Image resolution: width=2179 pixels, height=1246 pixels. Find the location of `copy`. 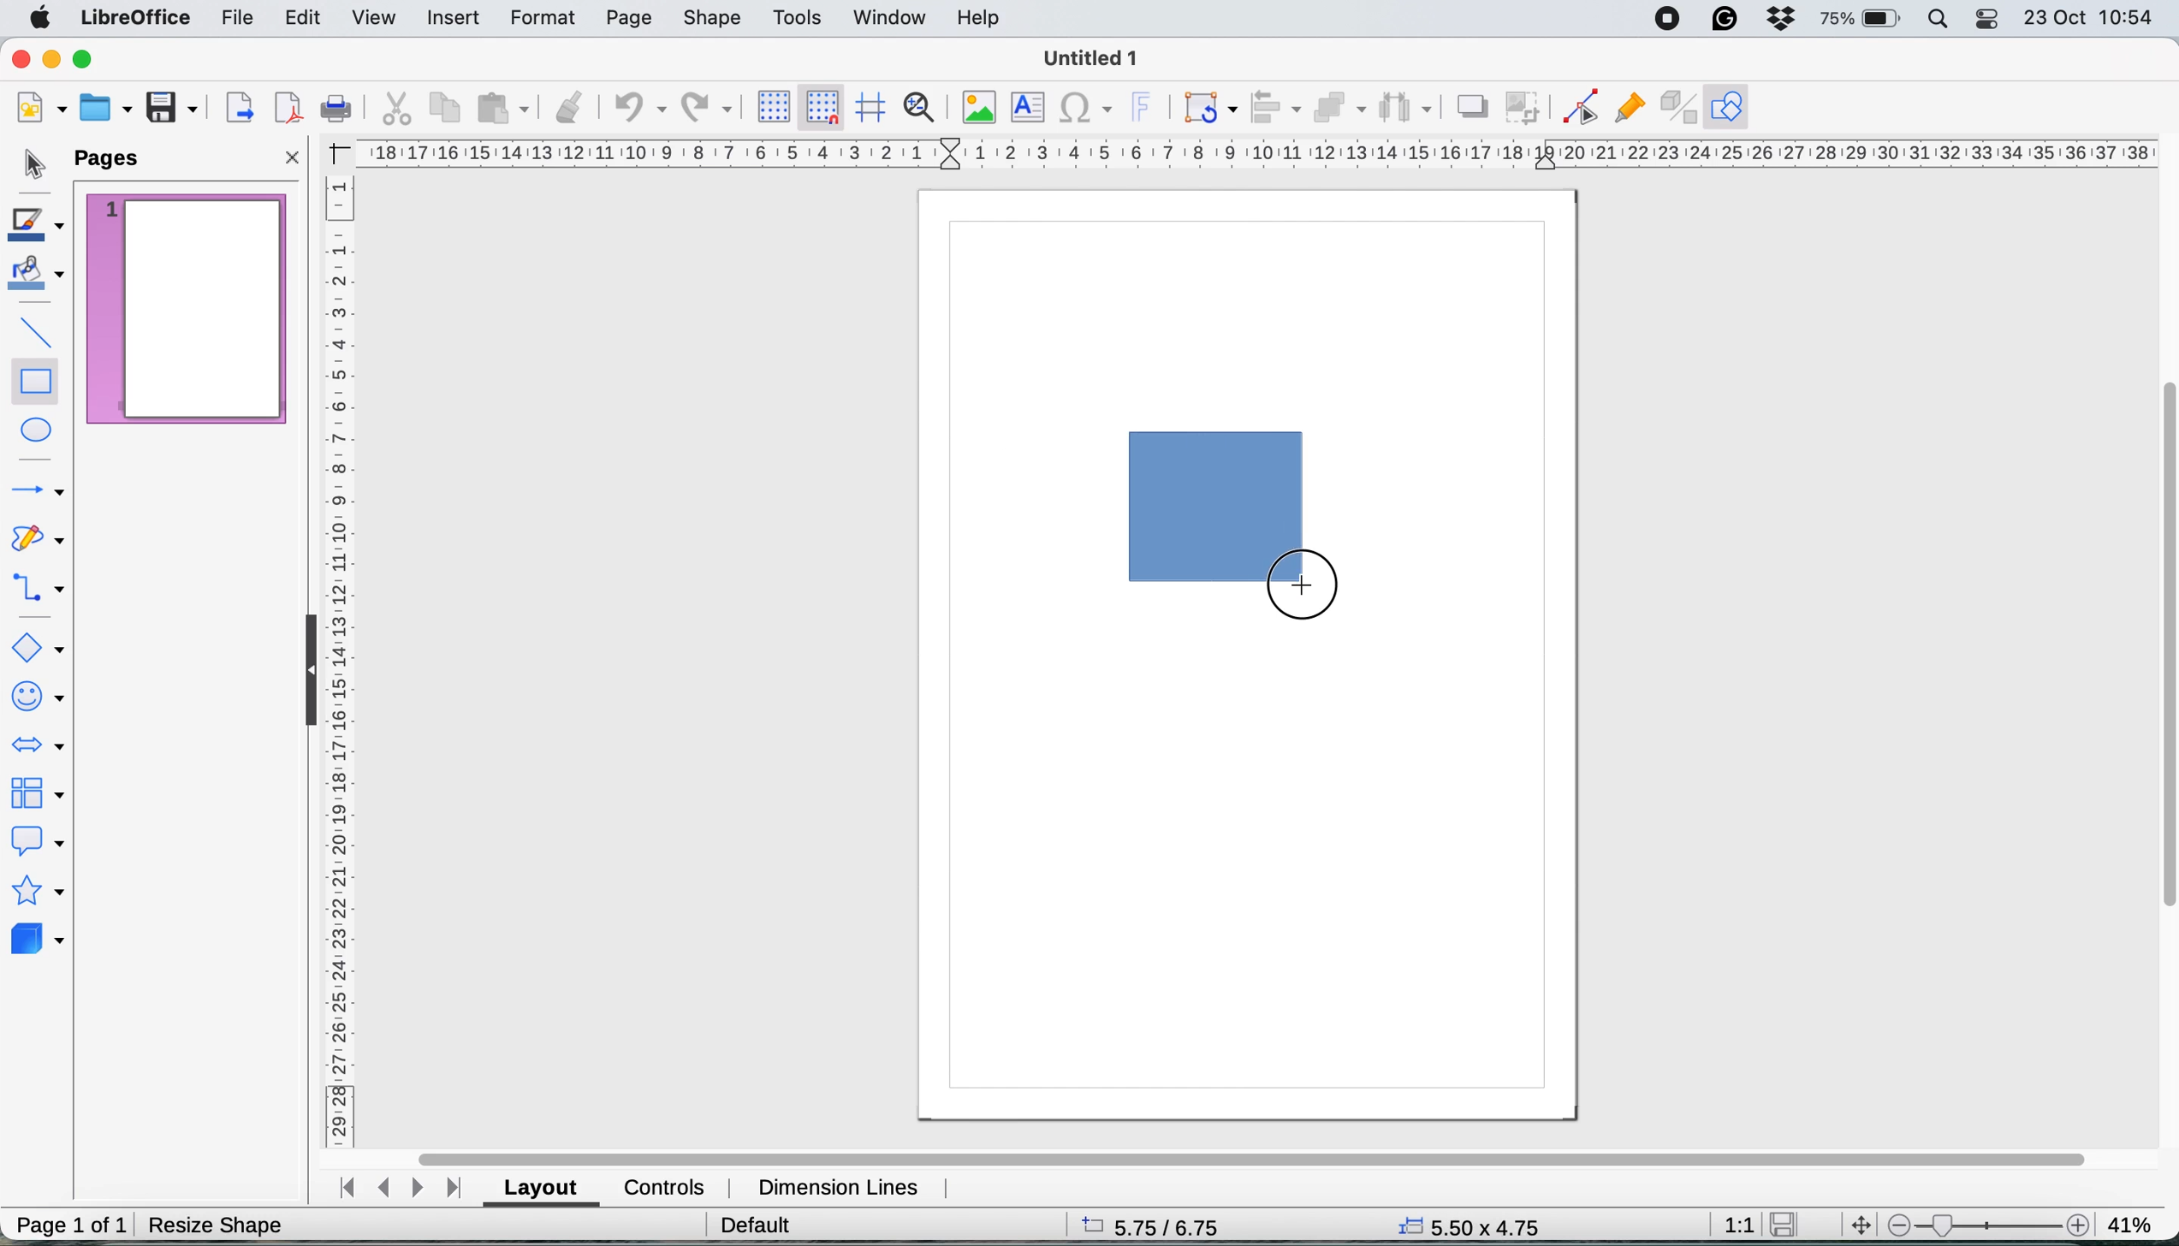

copy is located at coordinates (450, 108).